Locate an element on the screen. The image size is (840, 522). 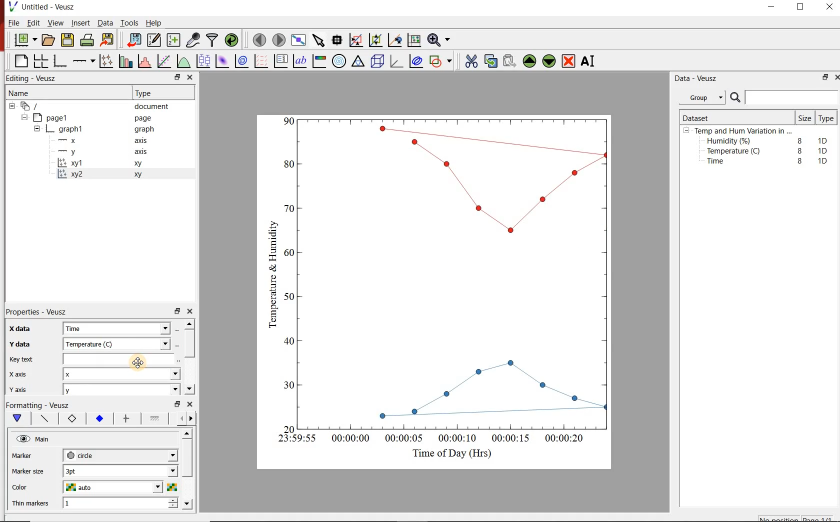
fill 1 is located at coordinates (155, 419).